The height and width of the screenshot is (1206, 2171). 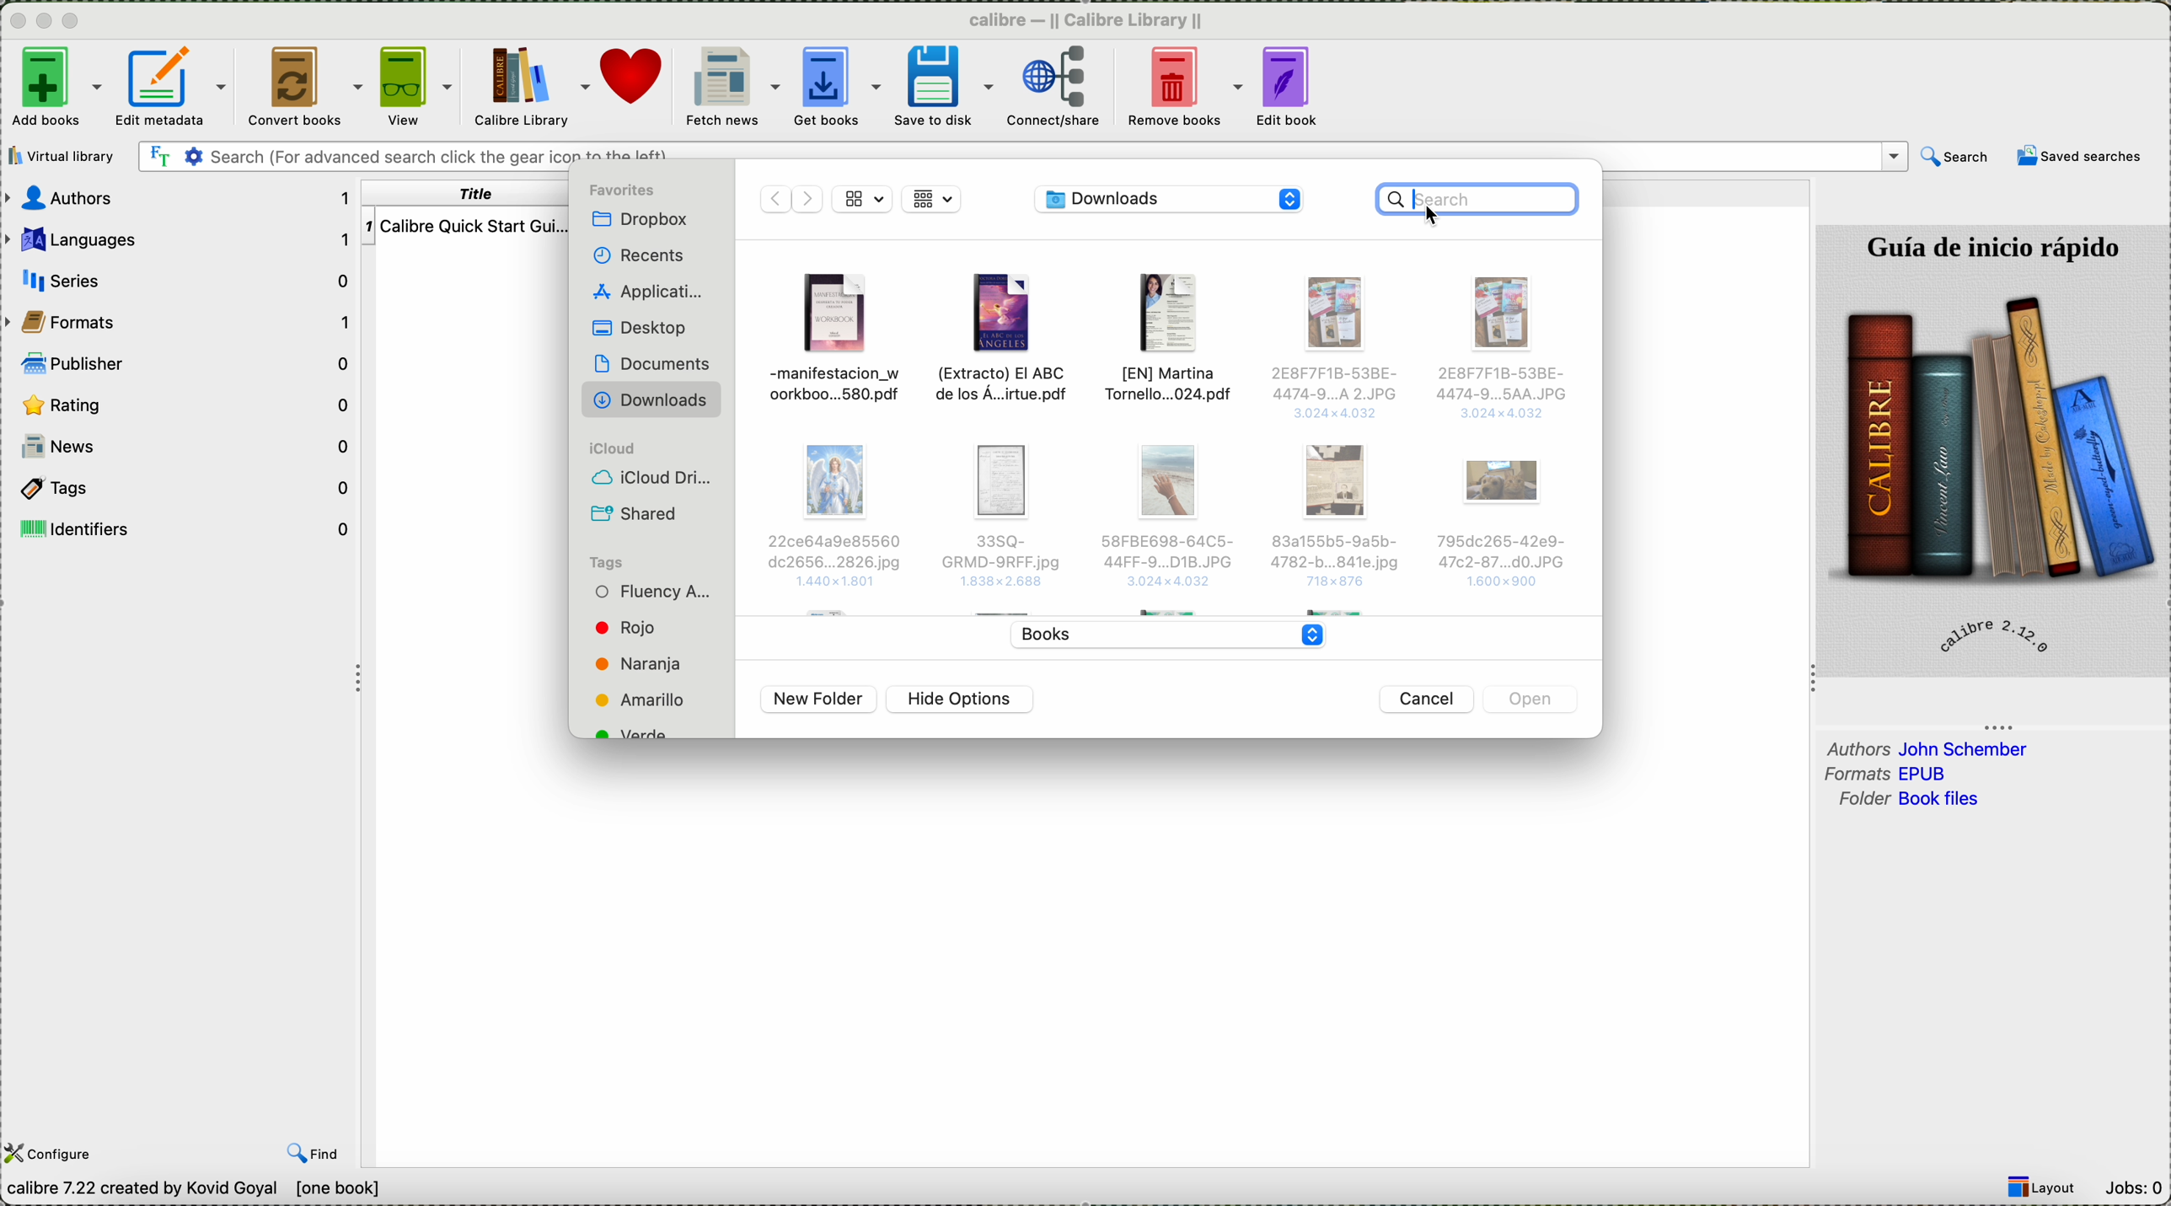 I want to click on view, so click(x=414, y=87).